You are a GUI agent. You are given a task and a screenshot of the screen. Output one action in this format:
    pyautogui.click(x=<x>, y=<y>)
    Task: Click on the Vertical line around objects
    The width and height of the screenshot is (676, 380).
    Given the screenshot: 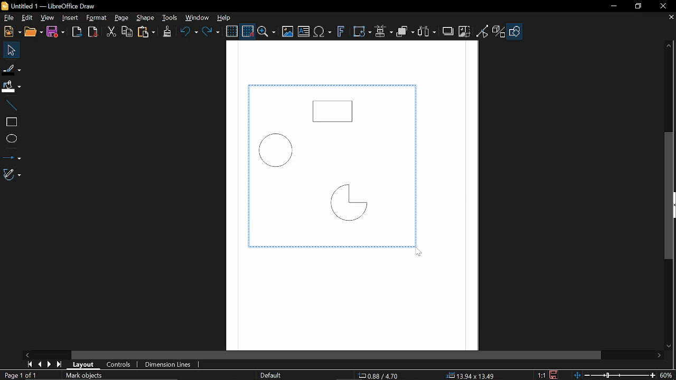 What is the action you would take?
    pyautogui.click(x=246, y=166)
    